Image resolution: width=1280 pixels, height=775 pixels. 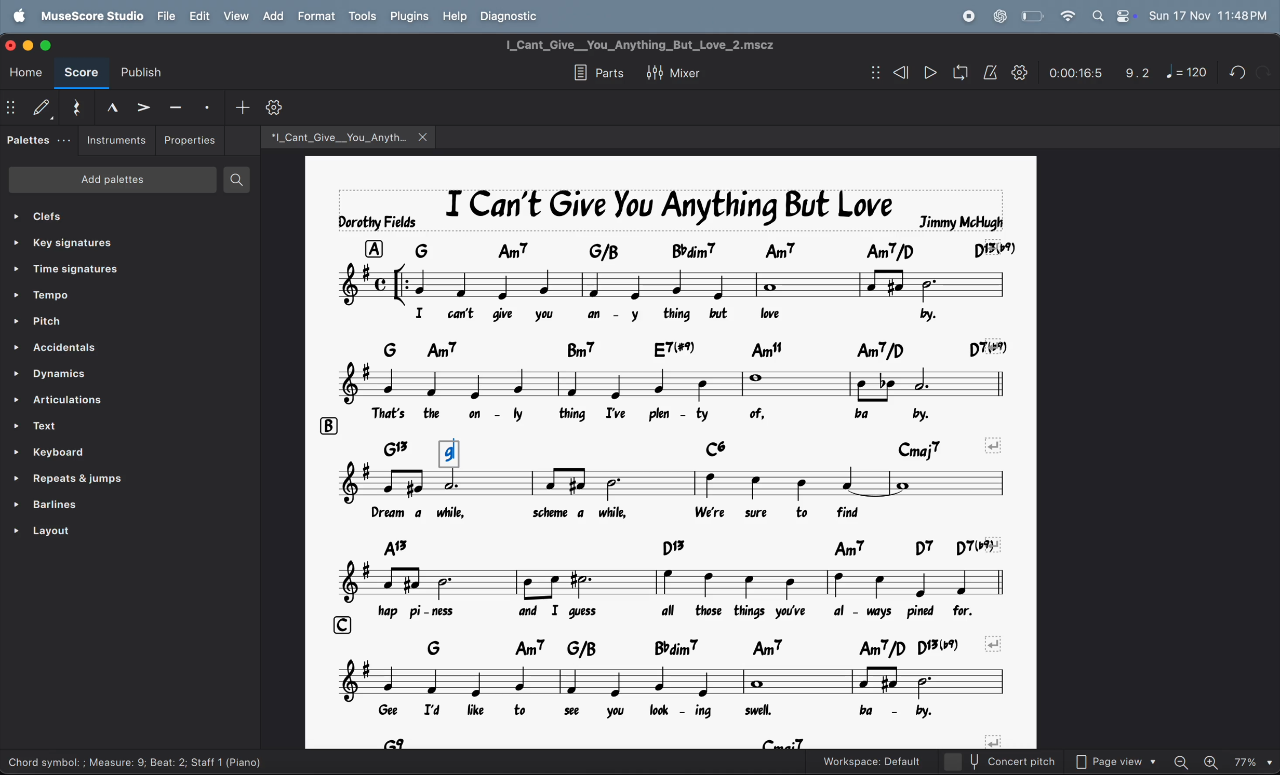 I want to click on apple widgets, so click(x=1113, y=16).